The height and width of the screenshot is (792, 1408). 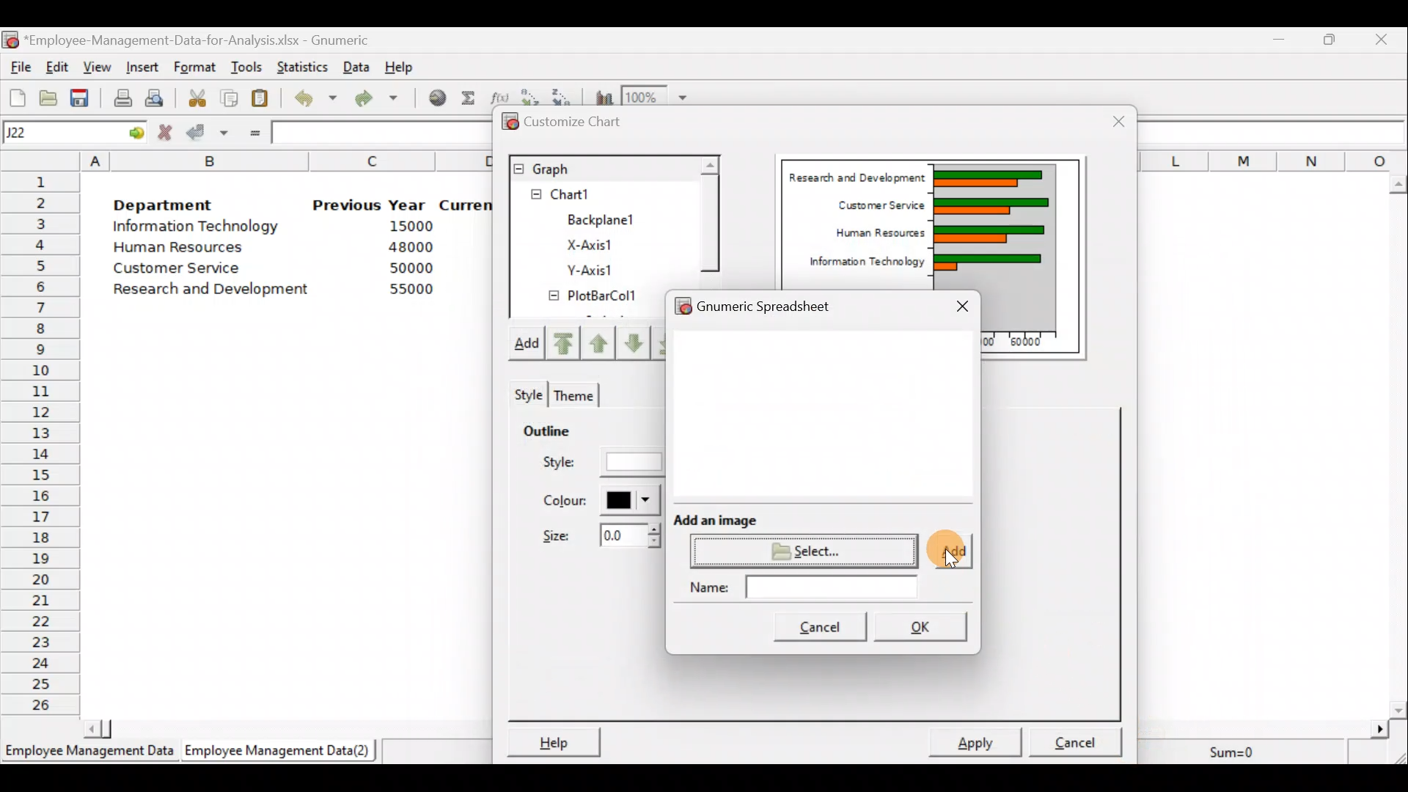 I want to click on File, so click(x=18, y=67).